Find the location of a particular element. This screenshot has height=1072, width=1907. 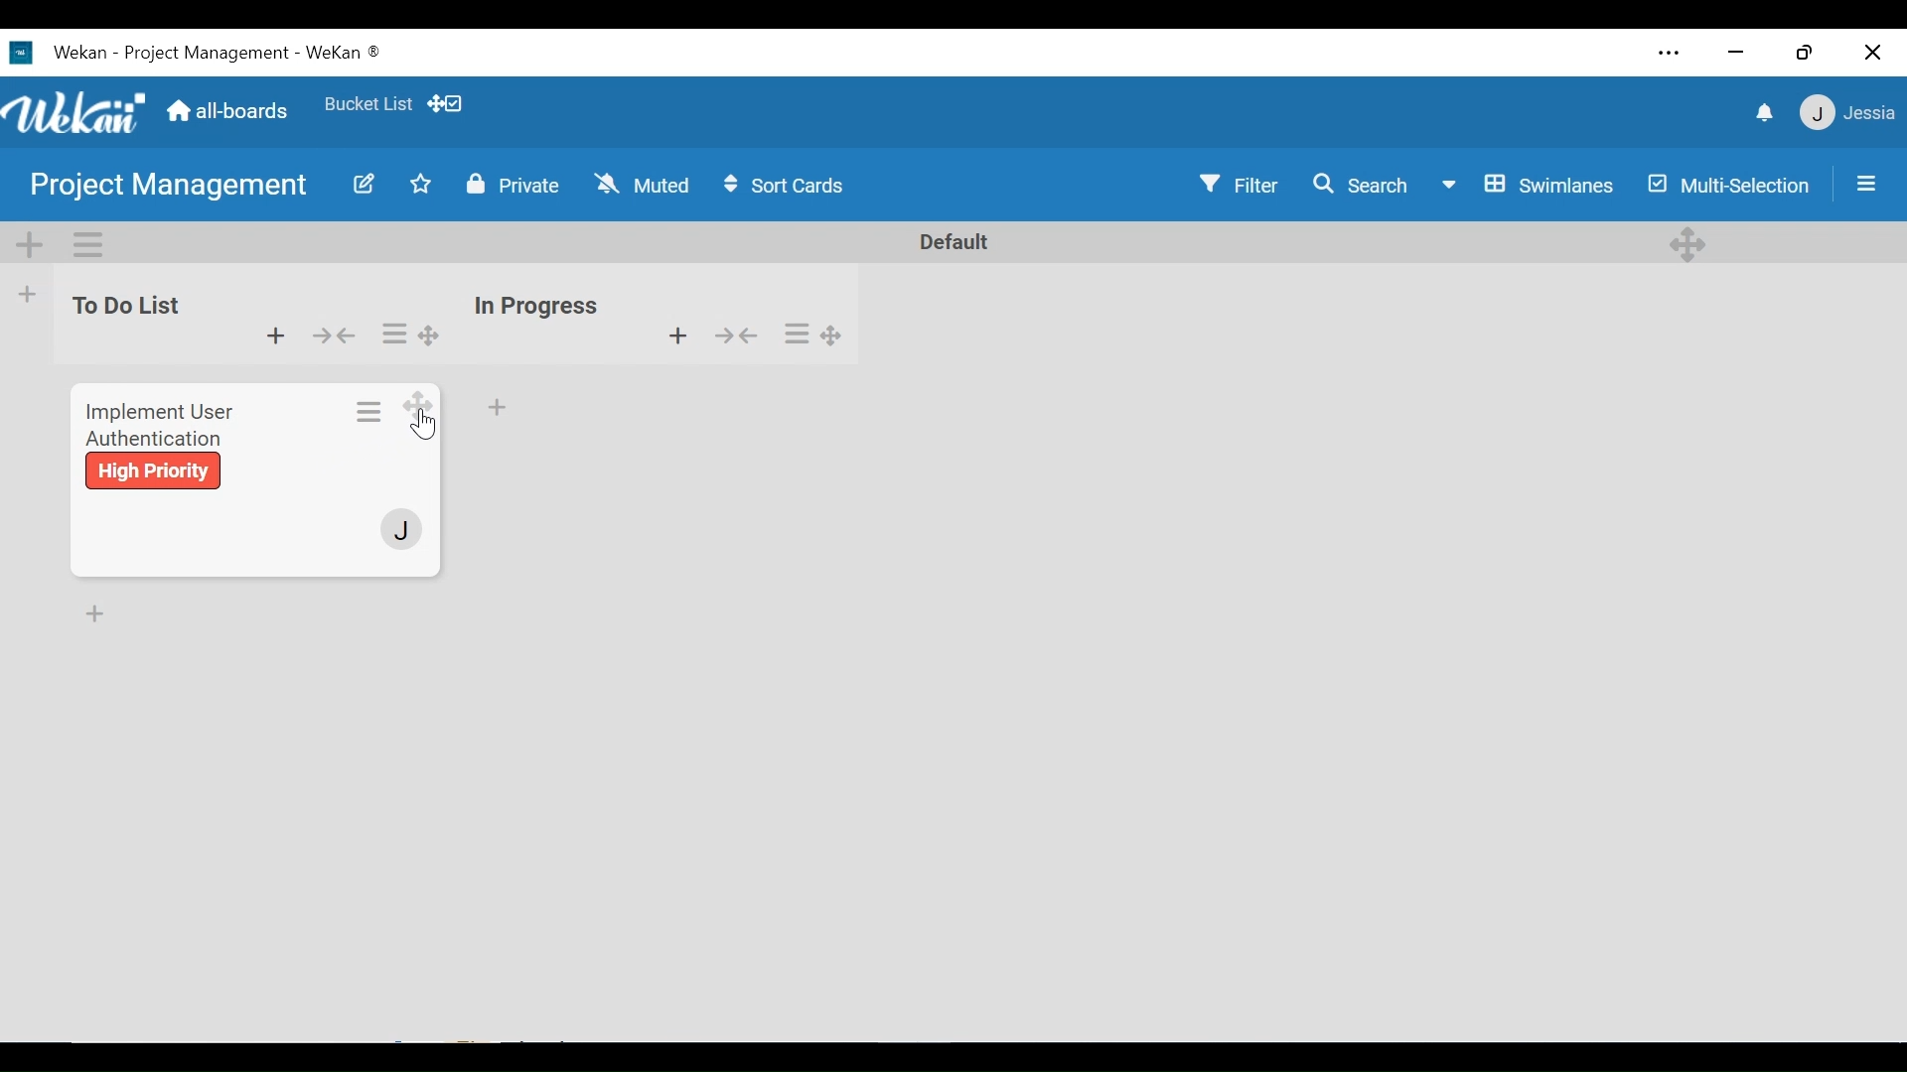

member menu is located at coordinates (1846, 112).